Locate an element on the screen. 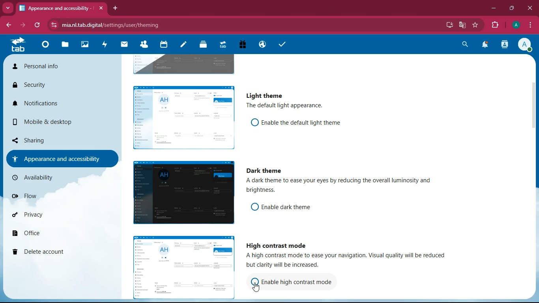 The width and height of the screenshot is (539, 303). enable high contrast mode is located at coordinates (300, 282).